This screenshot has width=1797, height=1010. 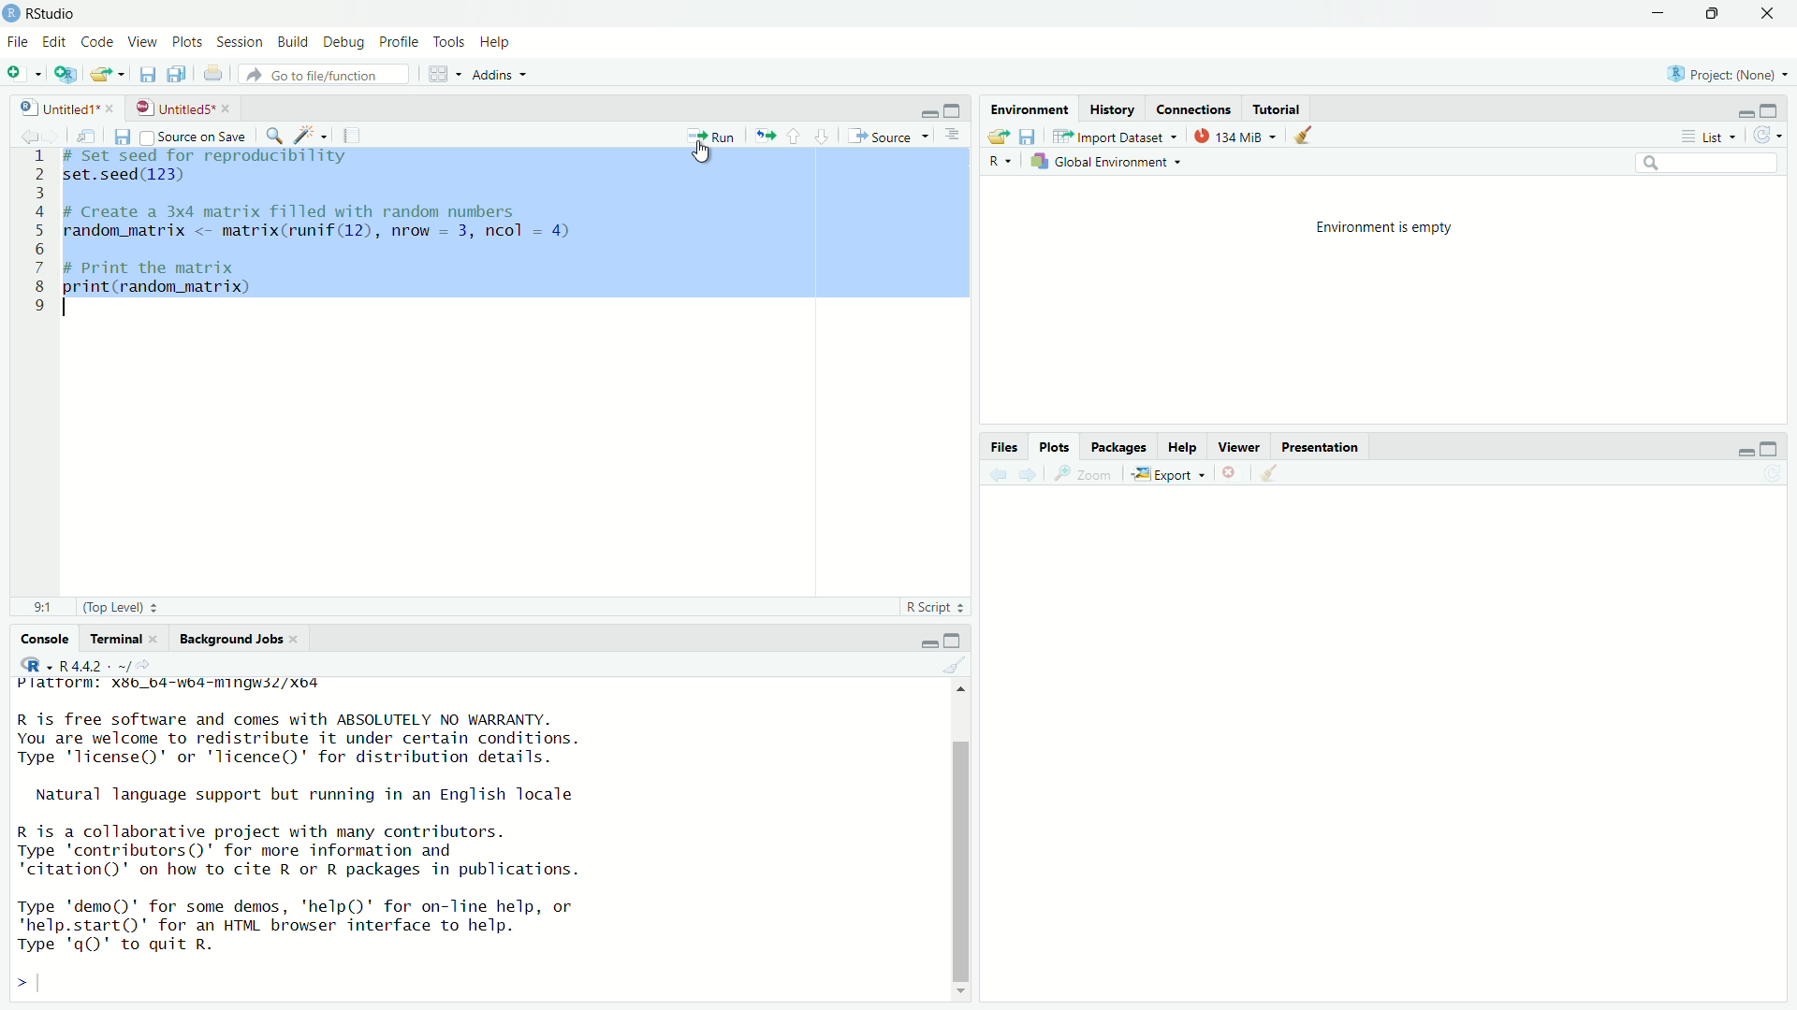 I want to click on add, so click(x=19, y=74).